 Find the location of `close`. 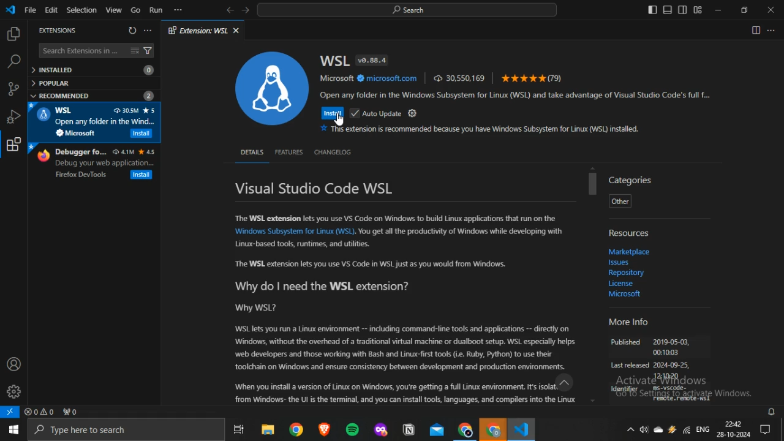

close is located at coordinates (236, 31).